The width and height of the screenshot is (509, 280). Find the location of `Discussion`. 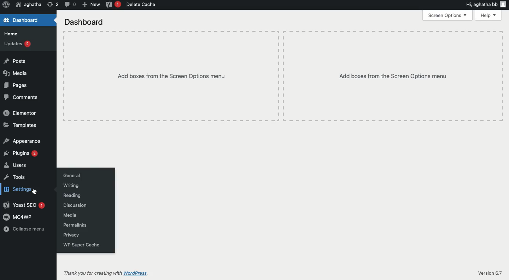

Discussion is located at coordinates (74, 206).